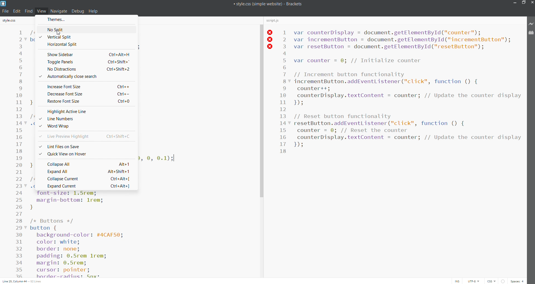 This screenshot has height=284, width=535. What do you see at coordinates (473, 281) in the screenshot?
I see `encoding` at bounding box center [473, 281].